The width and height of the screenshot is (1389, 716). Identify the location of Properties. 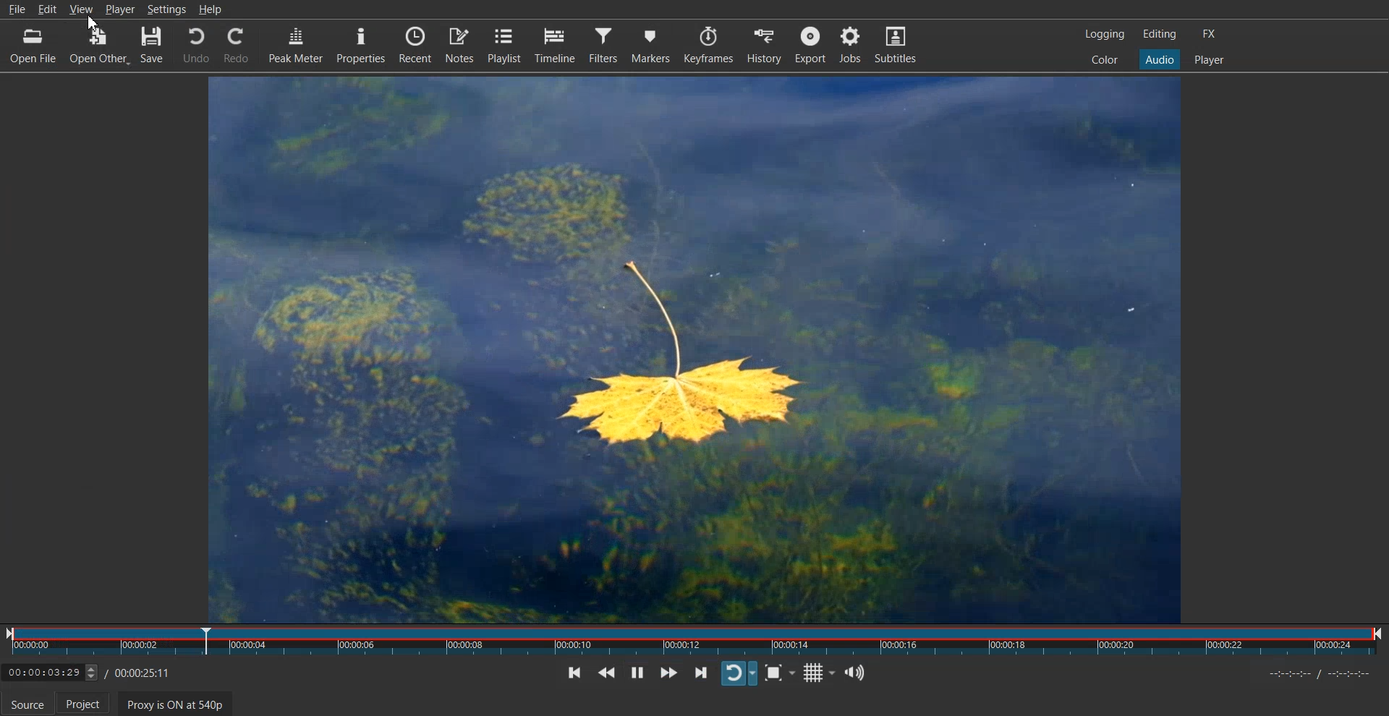
(360, 45).